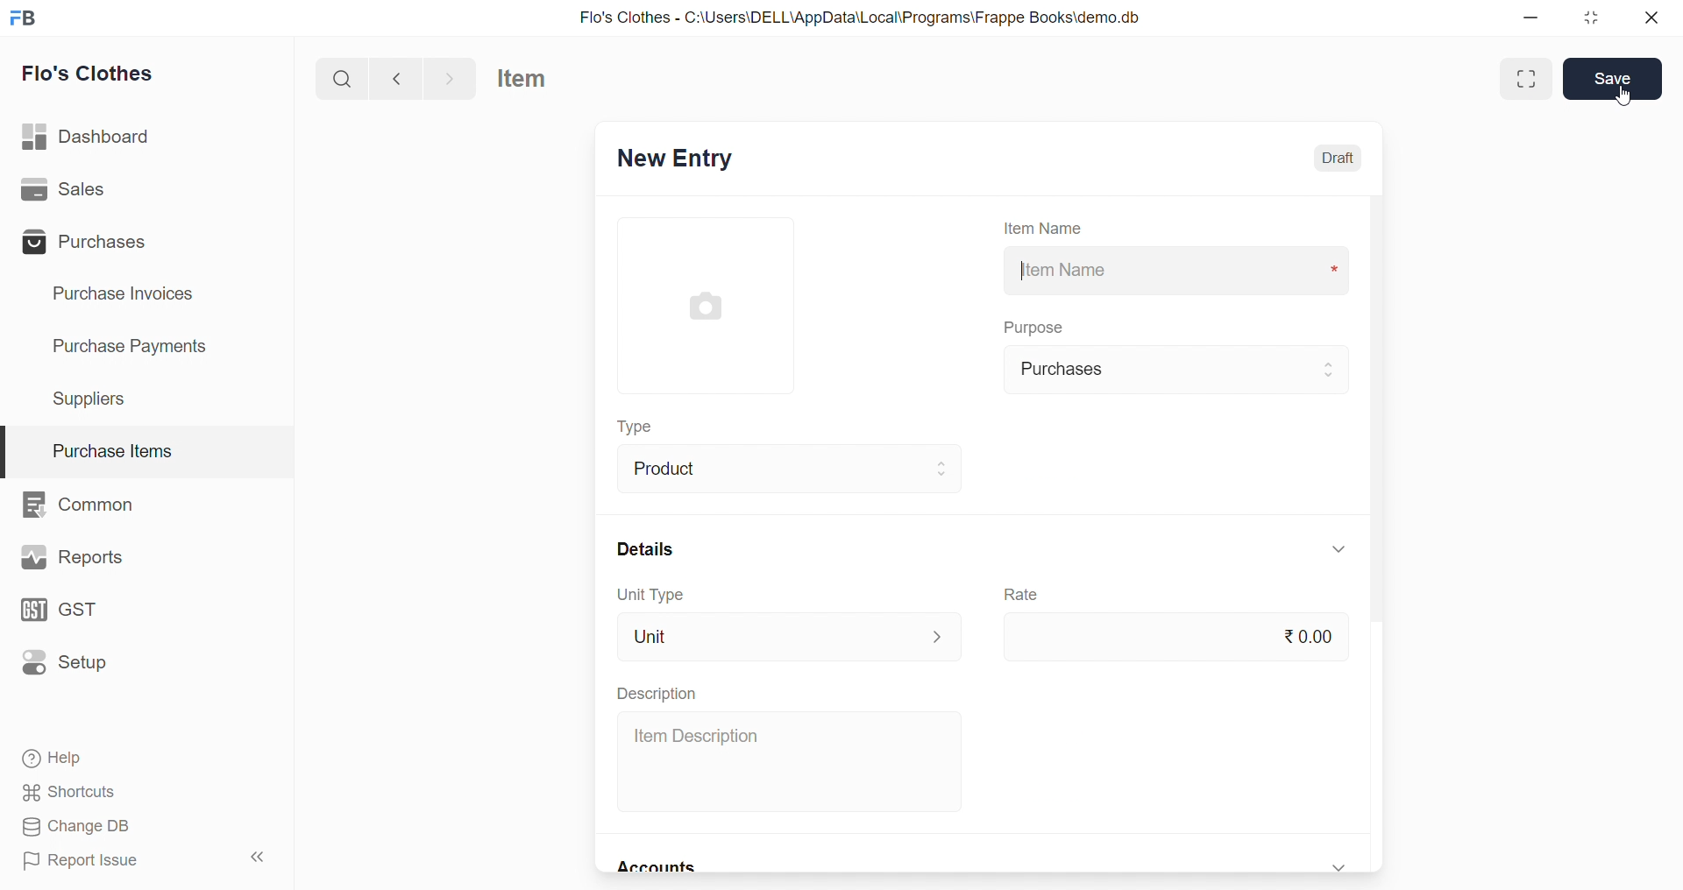 The height and width of the screenshot is (890, 1683). Describe the element at coordinates (1592, 18) in the screenshot. I see `resize` at that location.